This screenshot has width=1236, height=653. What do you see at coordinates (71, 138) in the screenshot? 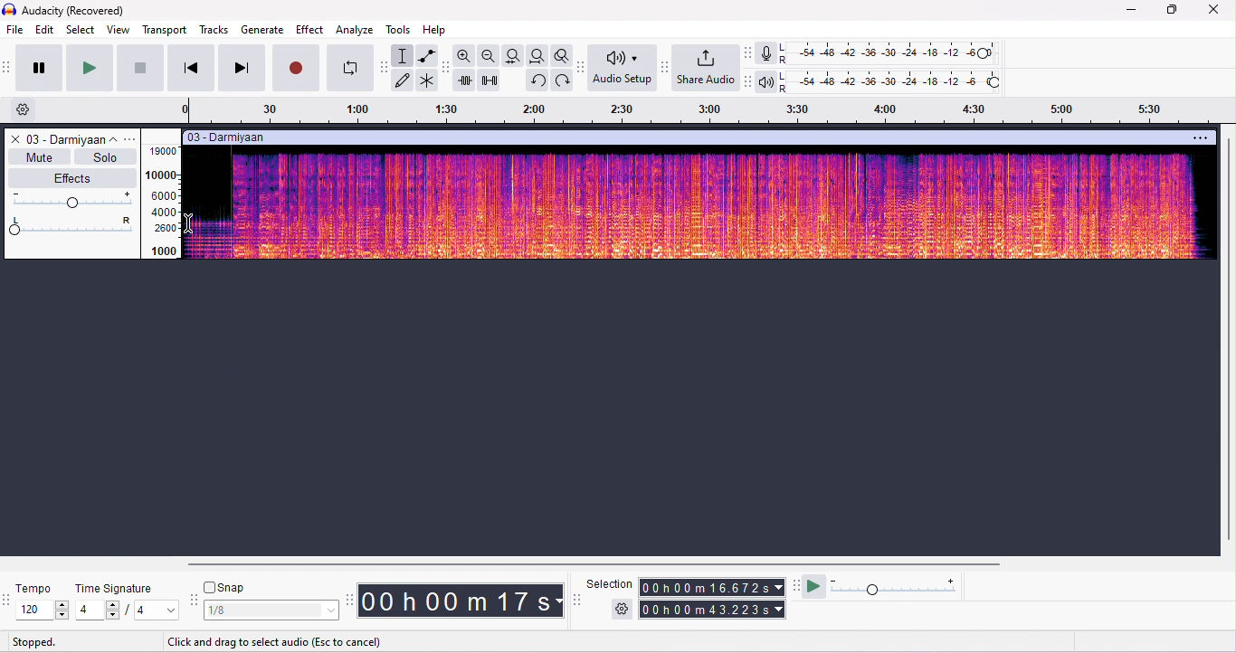
I see `track` at bounding box center [71, 138].